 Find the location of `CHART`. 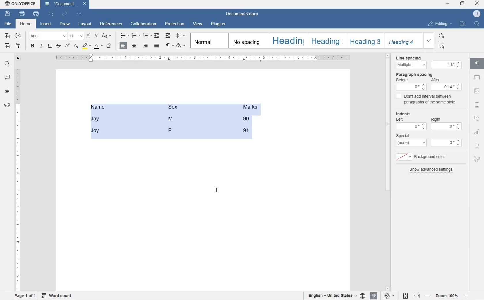

CHART is located at coordinates (477, 133).